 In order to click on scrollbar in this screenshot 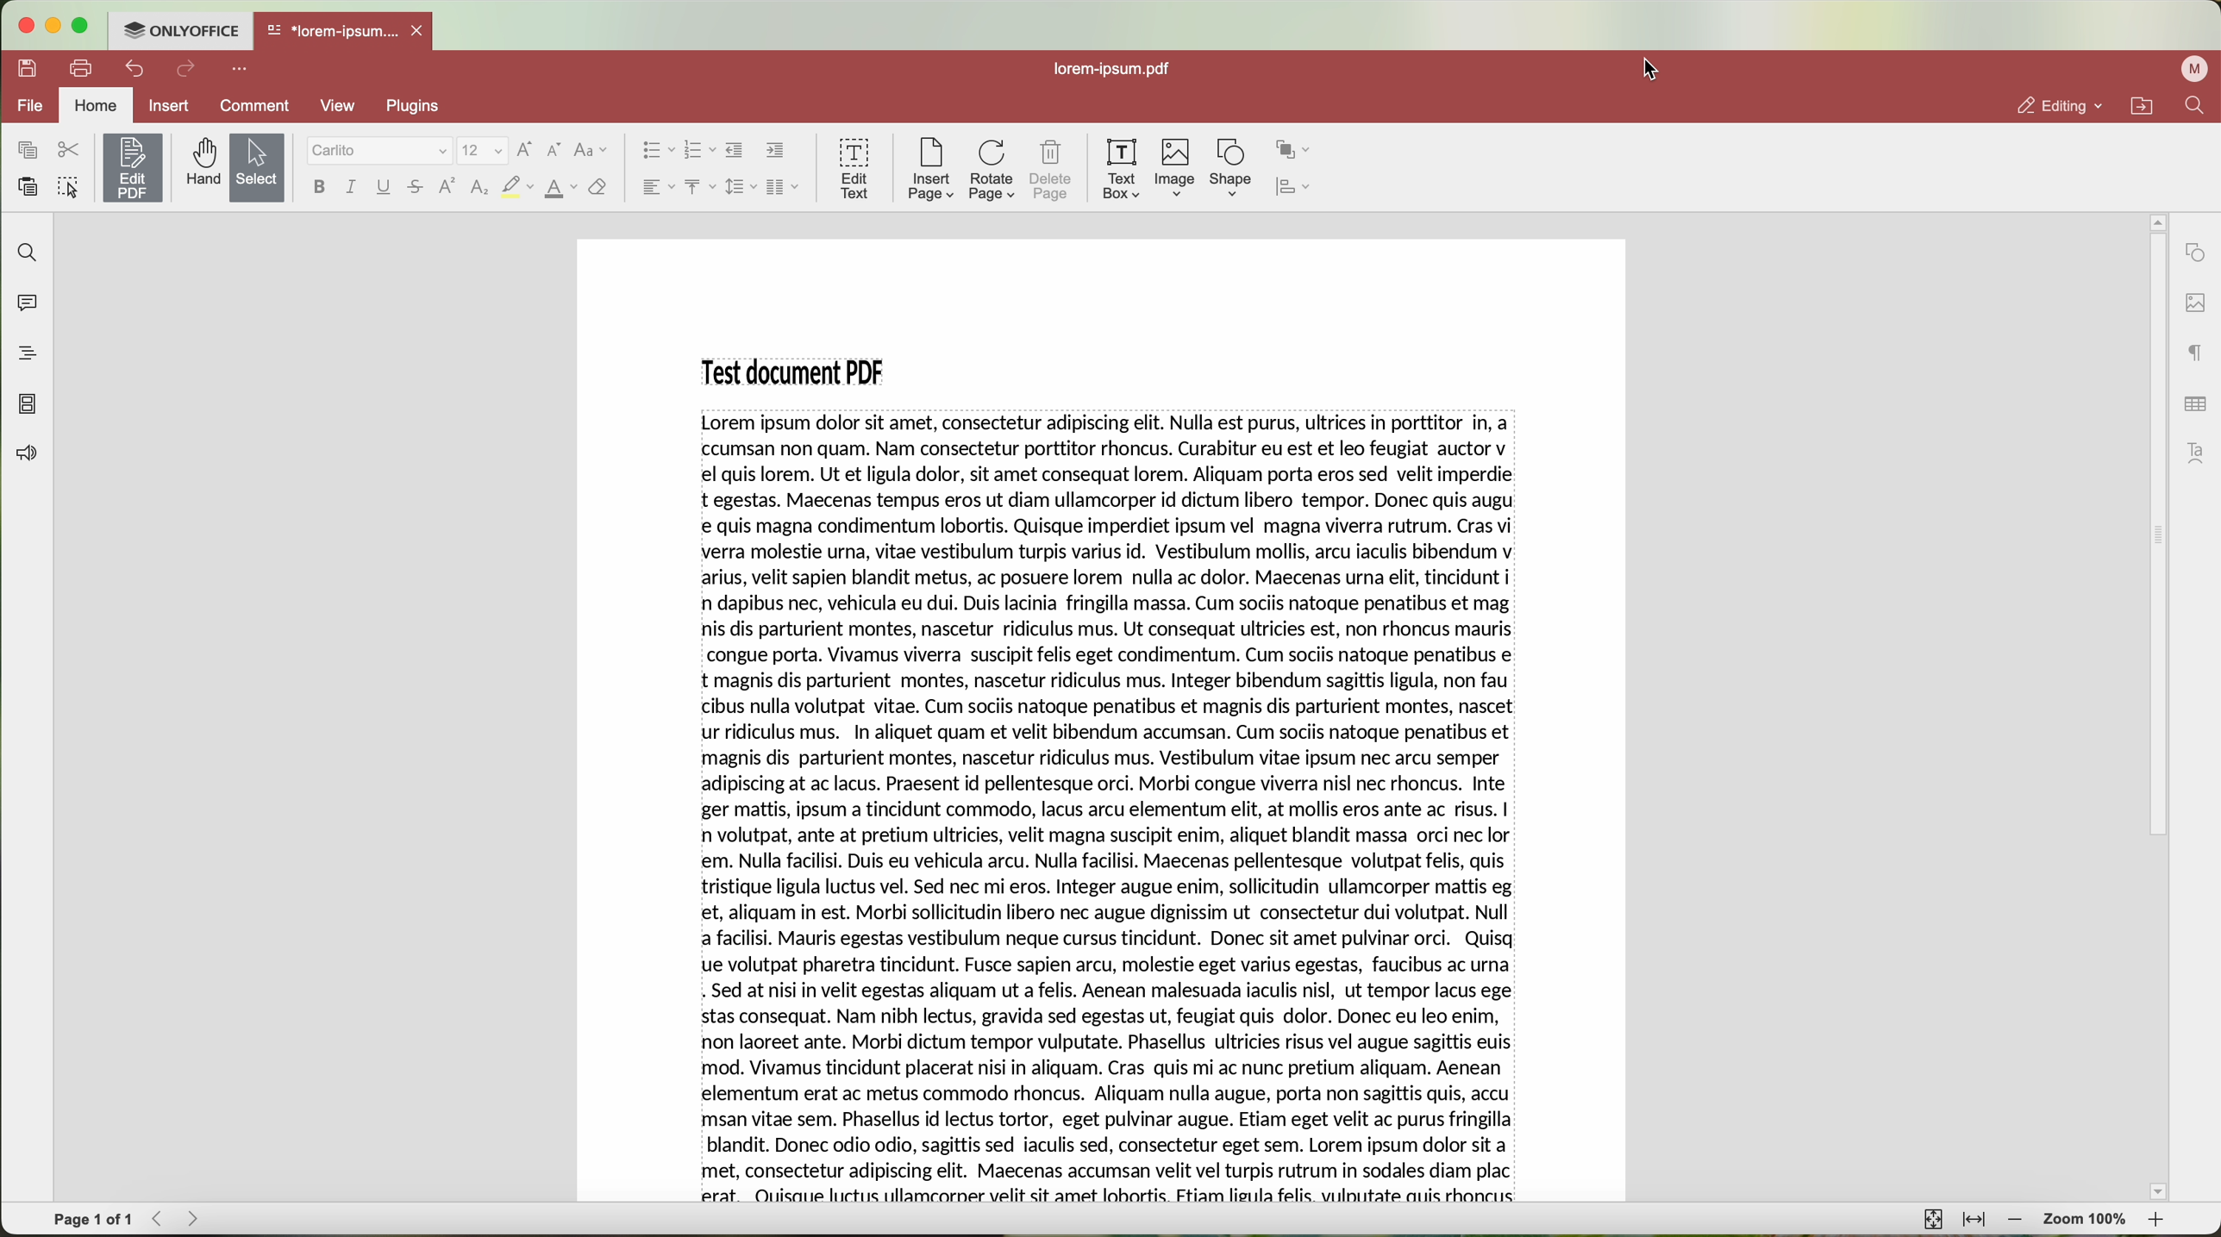, I will do `click(2153, 701)`.